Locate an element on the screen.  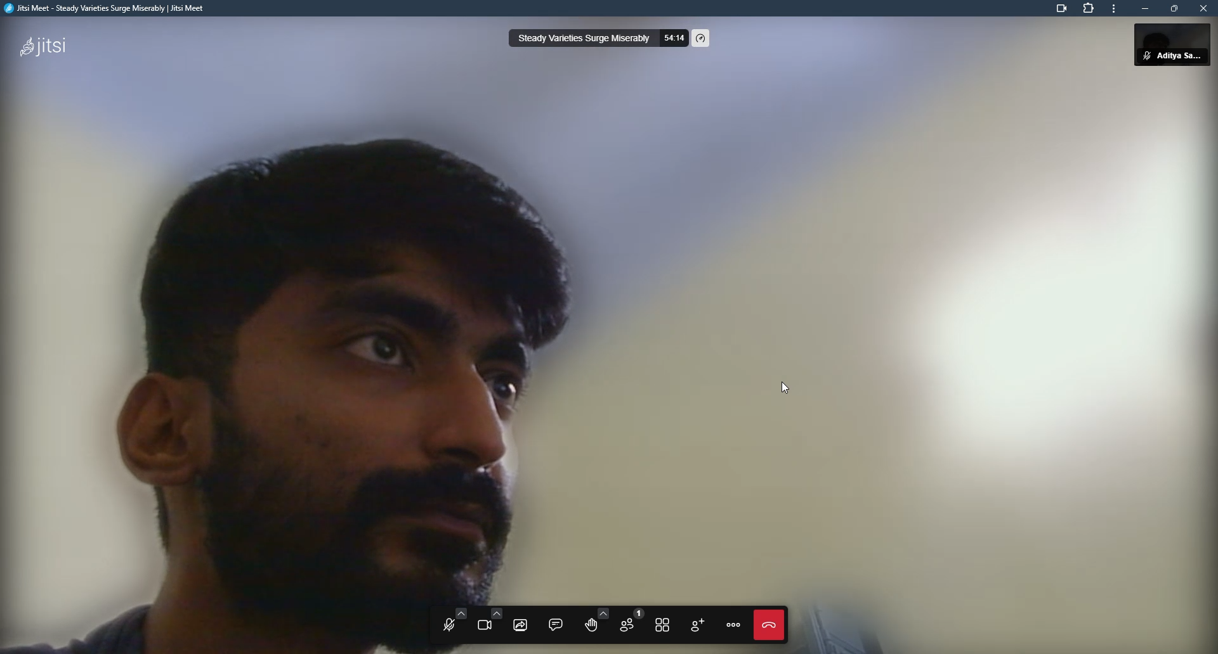
profile is located at coordinates (1184, 44).